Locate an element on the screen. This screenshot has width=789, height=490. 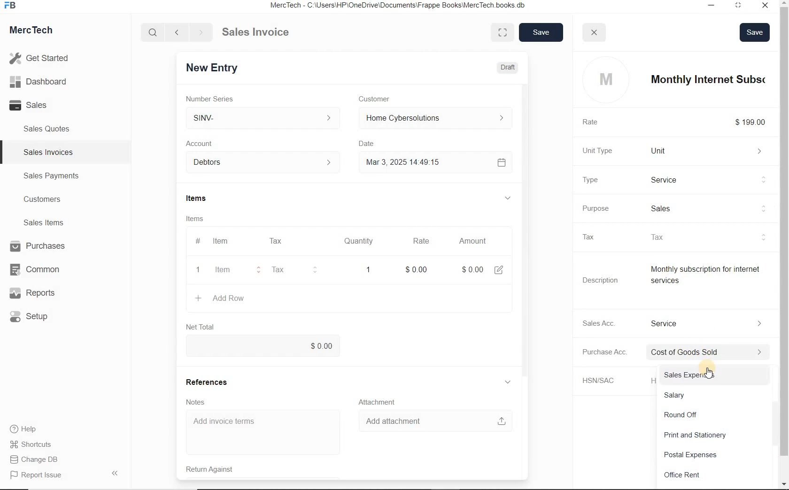
Home Cyber Solutions is located at coordinates (437, 118).